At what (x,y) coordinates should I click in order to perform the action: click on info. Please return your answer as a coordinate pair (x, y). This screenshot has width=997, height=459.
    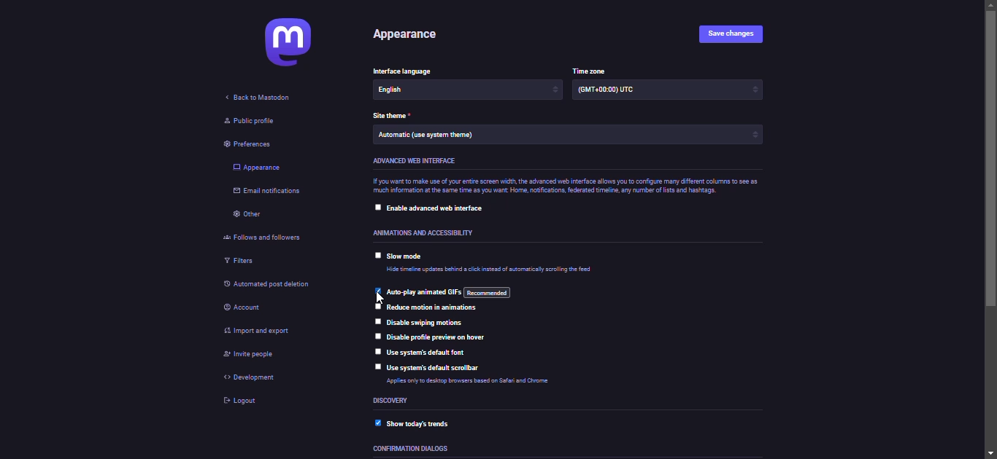
    Looking at the image, I should click on (490, 382).